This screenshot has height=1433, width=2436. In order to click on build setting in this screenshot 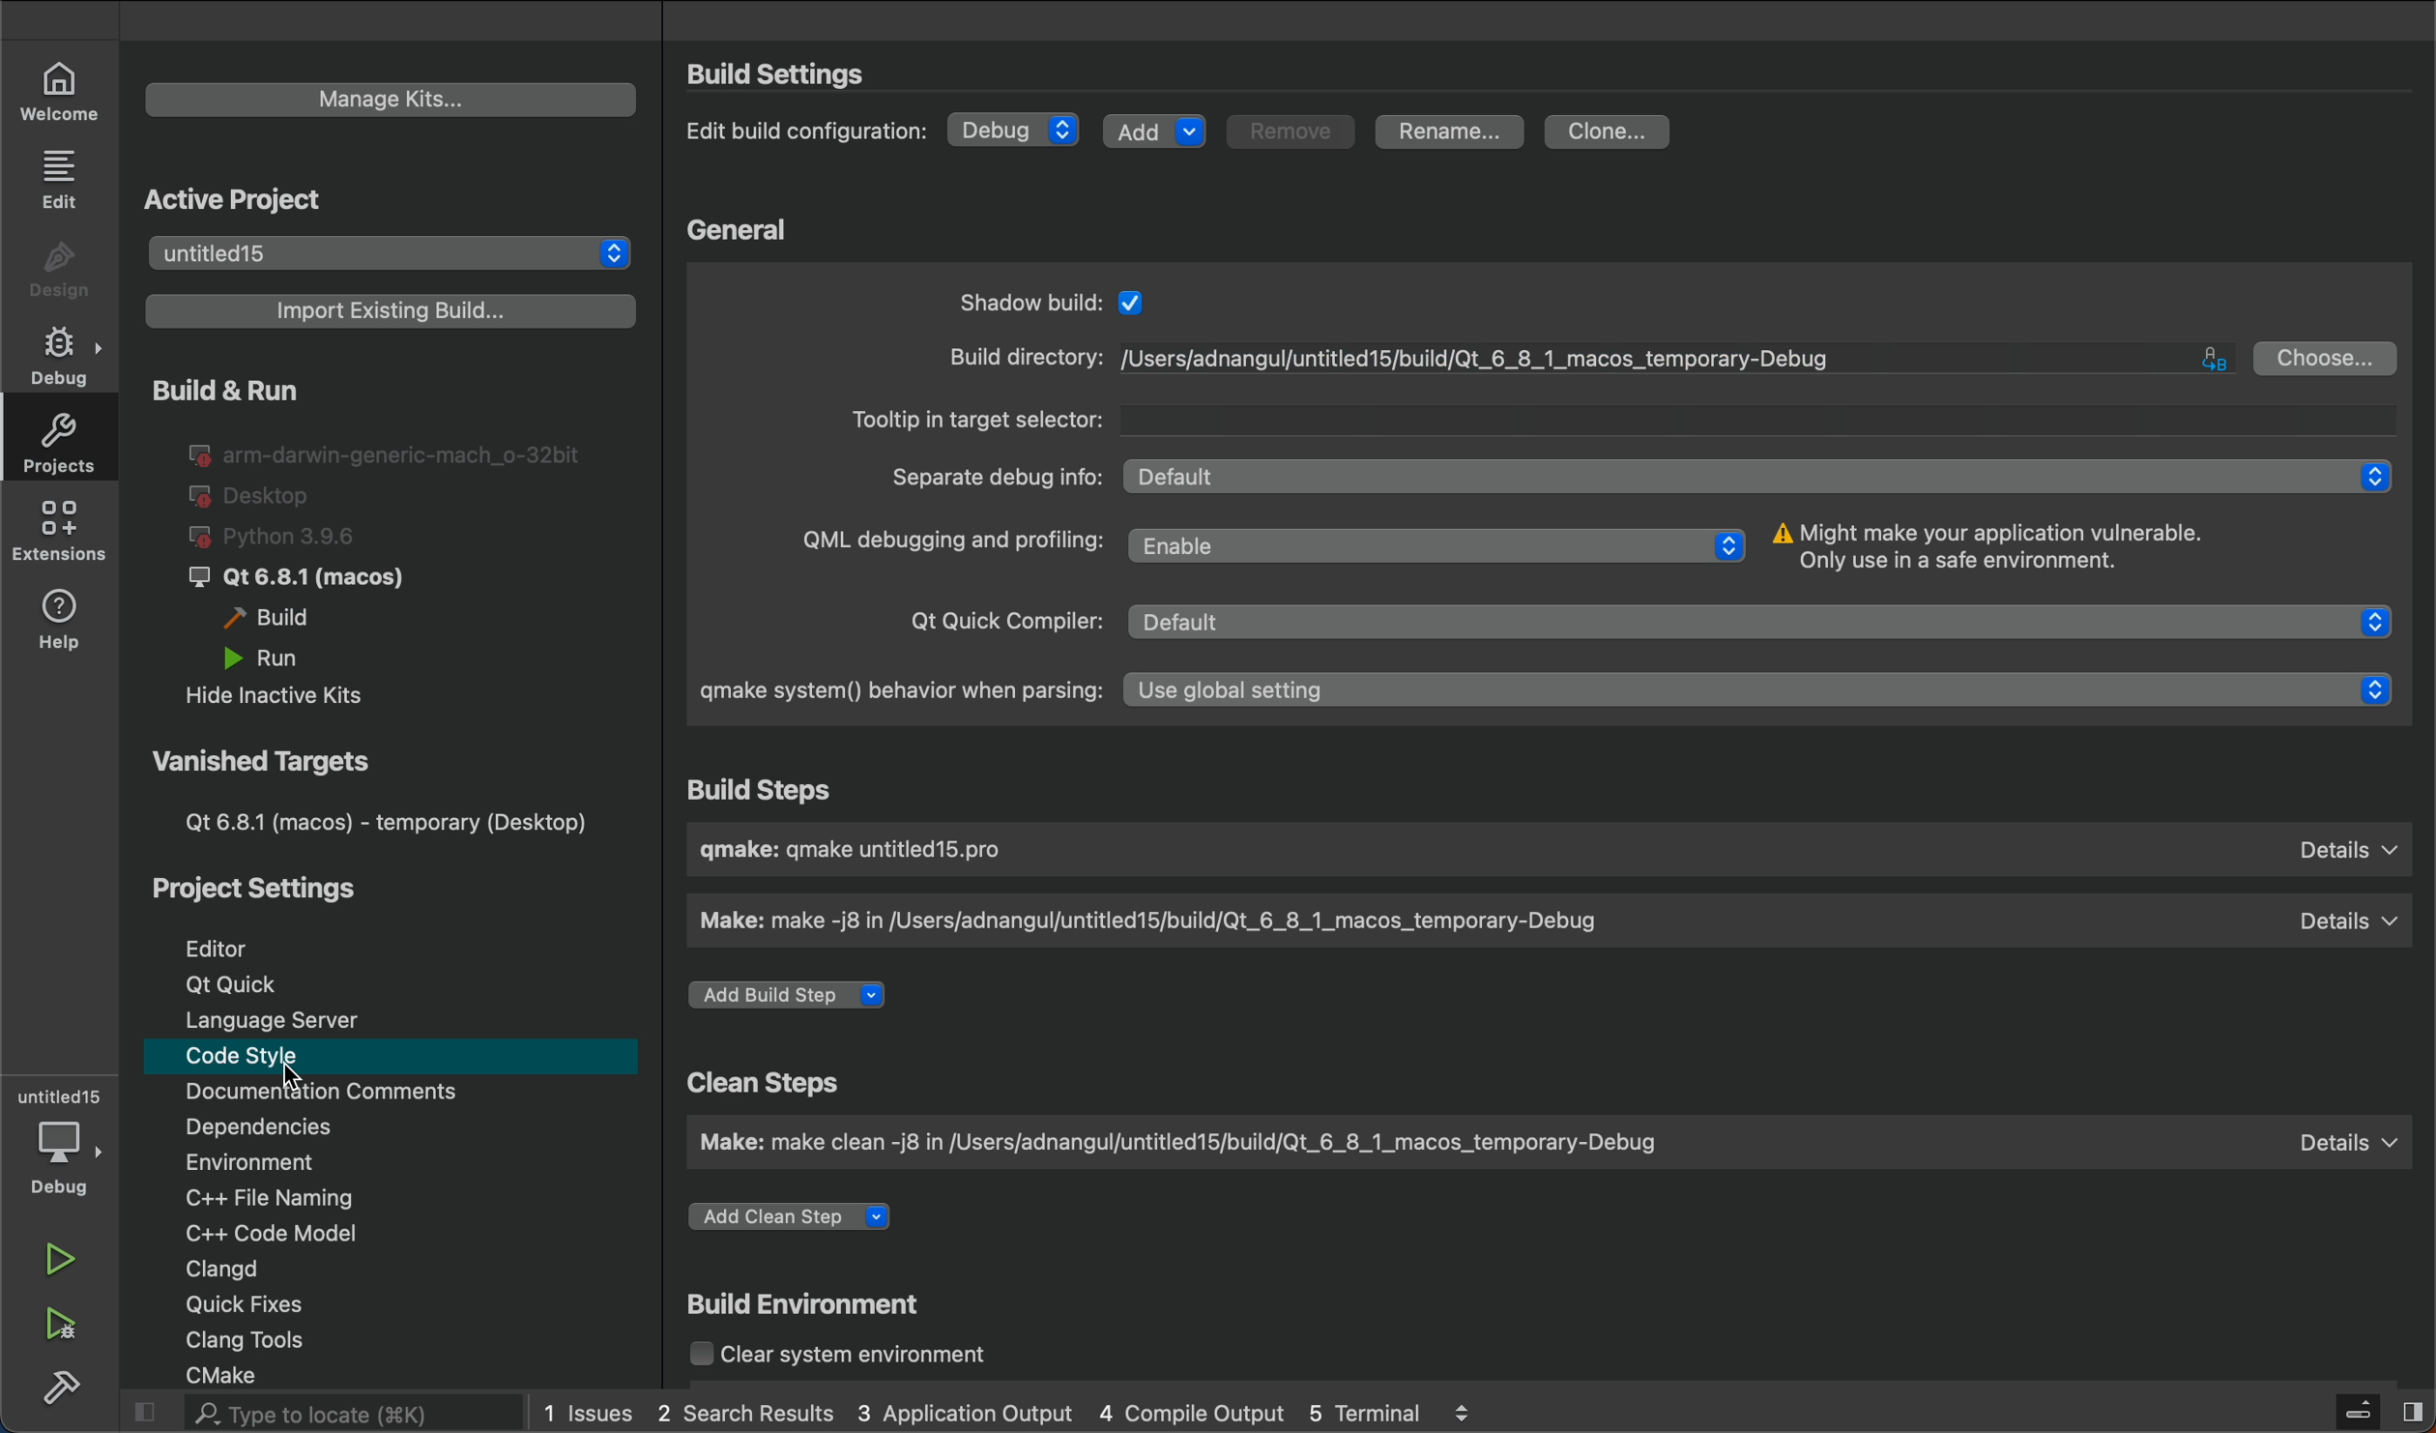, I will do `click(793, 73)`.